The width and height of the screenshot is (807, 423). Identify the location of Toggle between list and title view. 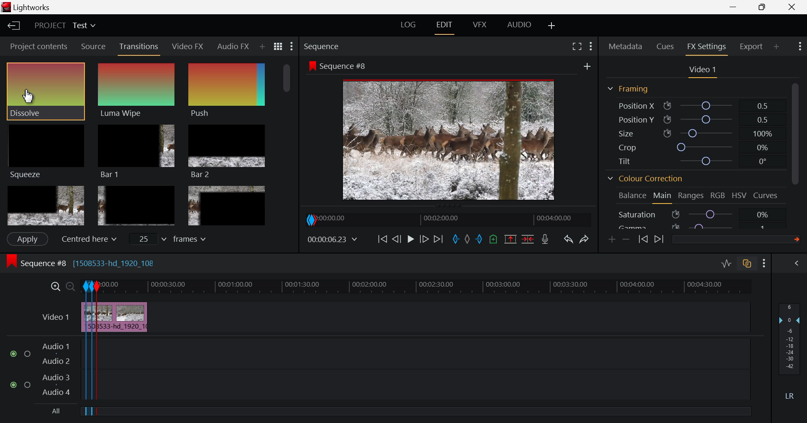
(279, 47).